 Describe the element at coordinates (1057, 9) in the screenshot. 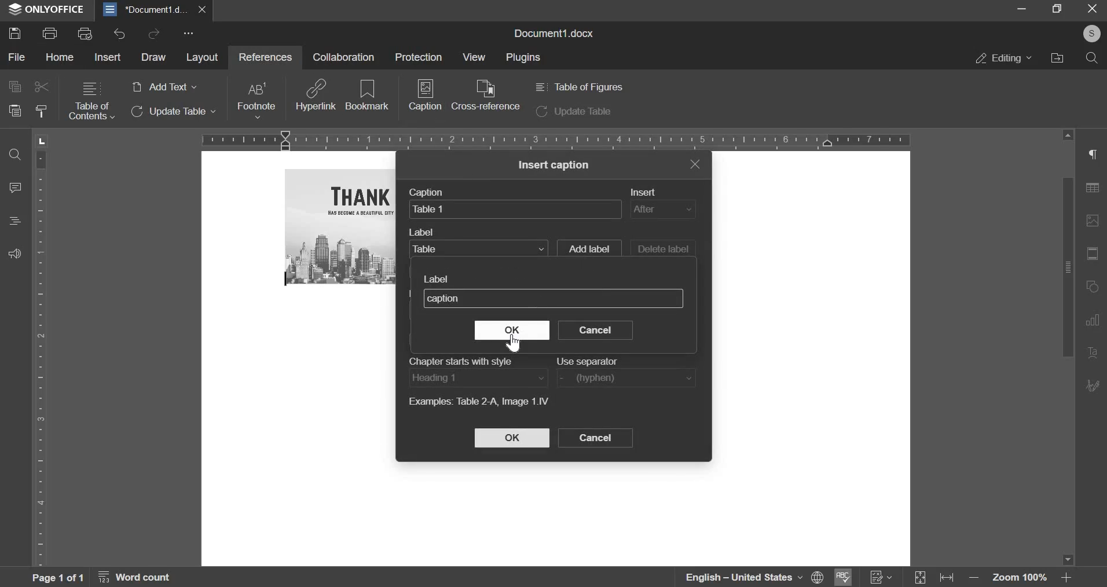

I see `fullscreen` at that location.